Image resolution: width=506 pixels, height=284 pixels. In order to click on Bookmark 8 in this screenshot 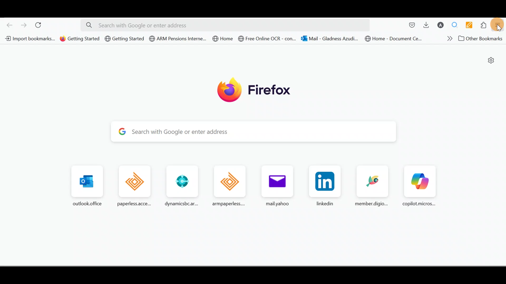, I will do `click(393, 39)`.